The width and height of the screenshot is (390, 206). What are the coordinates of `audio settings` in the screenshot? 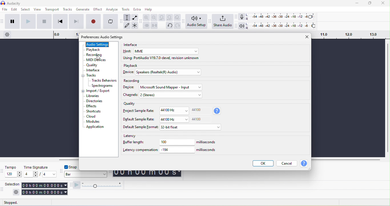 It's located at (99, 44).